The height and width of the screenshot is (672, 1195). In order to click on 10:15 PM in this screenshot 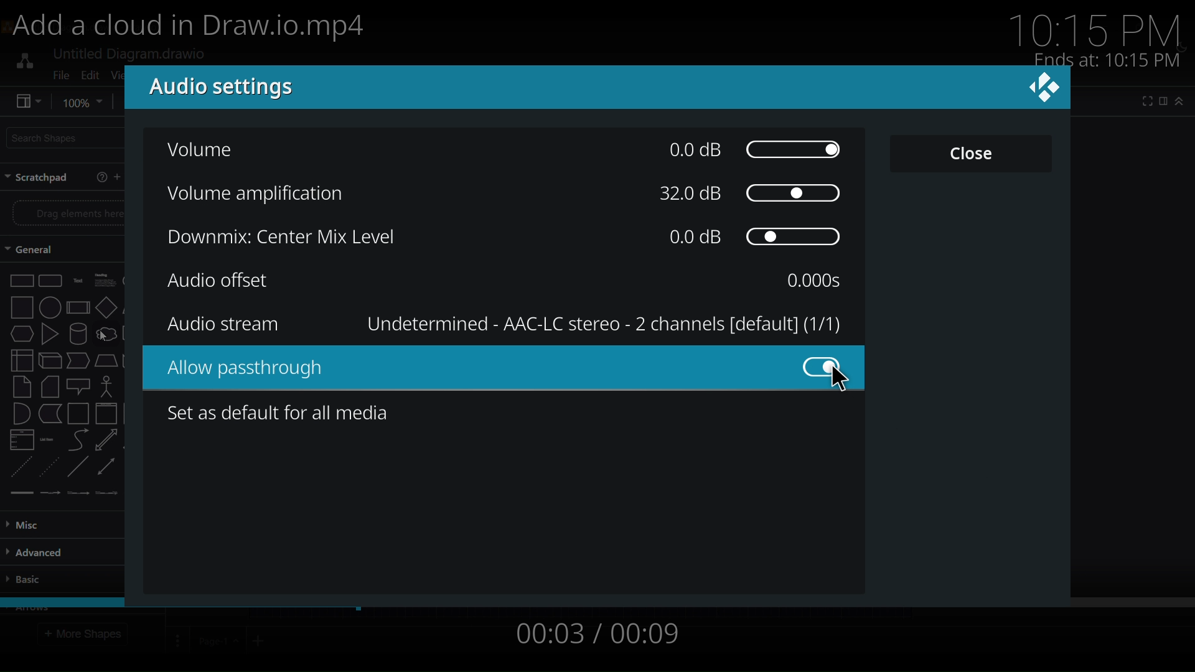, I will do `click(1099, 29)`.